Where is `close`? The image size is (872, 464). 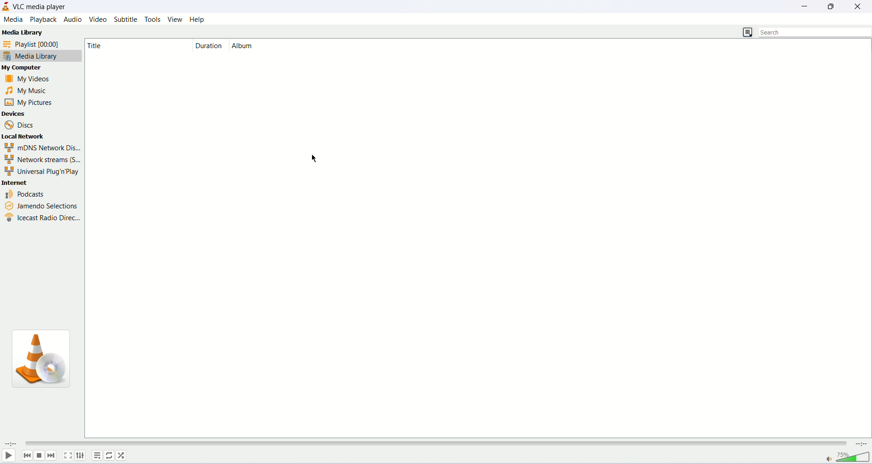 close is located at coordinates (860, 7).